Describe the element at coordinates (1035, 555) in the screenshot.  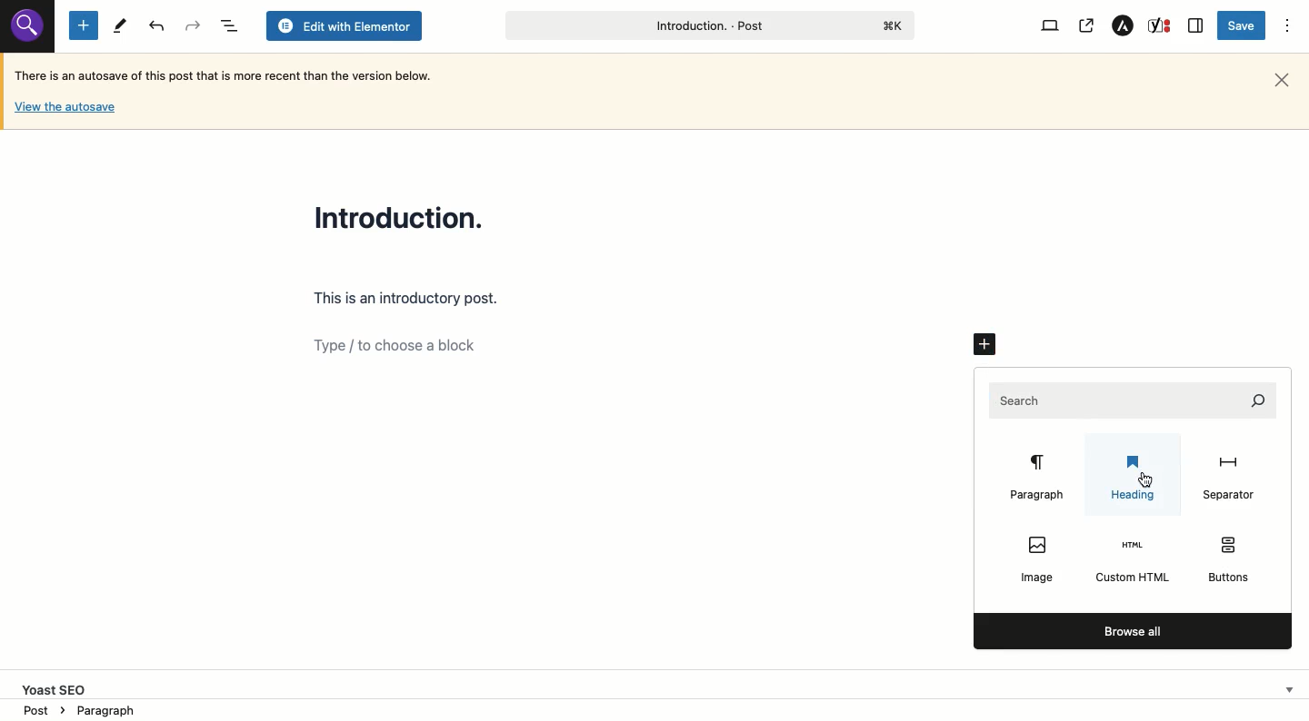
I see `Image` at that location.